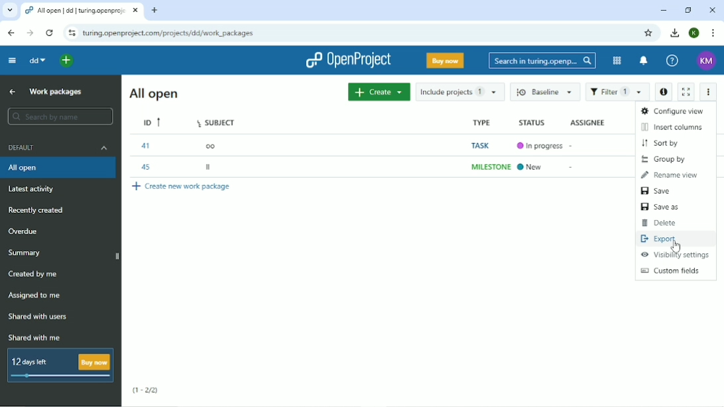 This screenshot has width=724, height=407. What do you see at coordinates (680, 248) in the screenshot?
I see `cursor` at bounding box center [680, 248].